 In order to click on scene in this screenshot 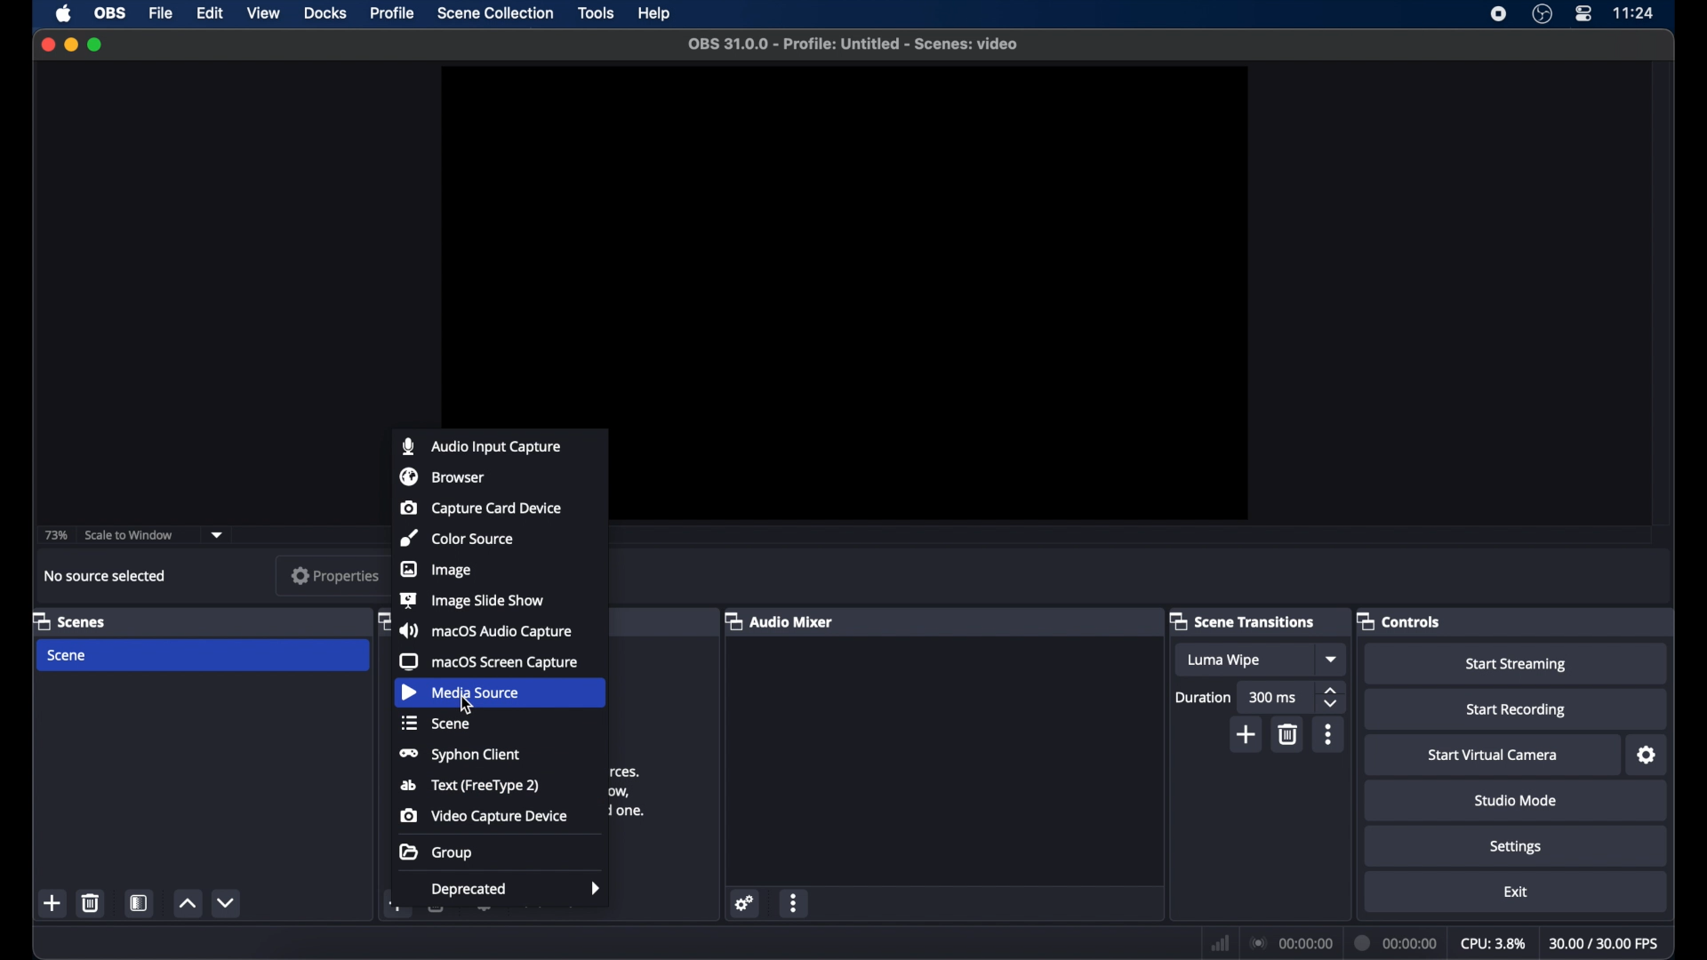, I will do `click(69, 656)`.